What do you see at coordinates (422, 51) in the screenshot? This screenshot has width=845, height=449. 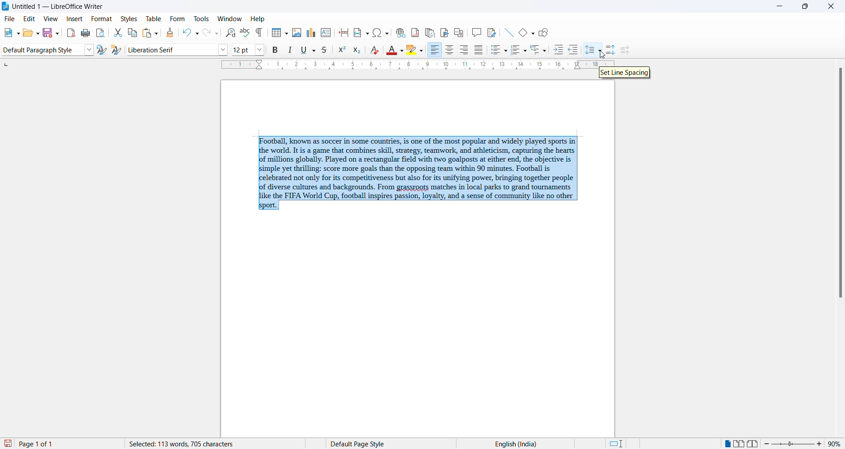 I see `character highlighting options` at bounding box center [422, 51].